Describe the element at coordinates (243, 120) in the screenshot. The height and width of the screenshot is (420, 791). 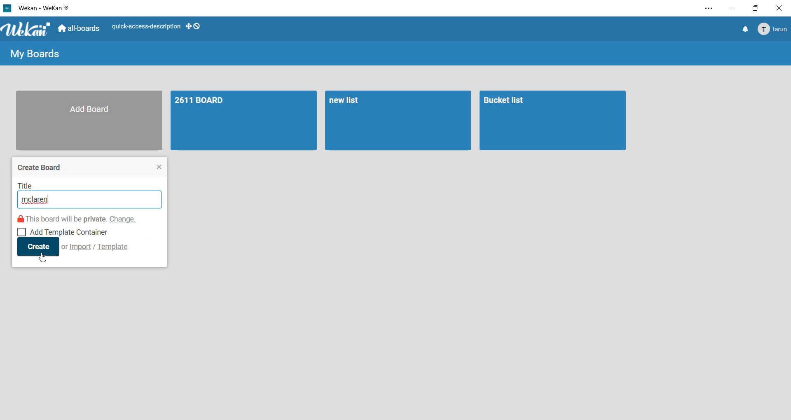
I see `board 1` at that location.